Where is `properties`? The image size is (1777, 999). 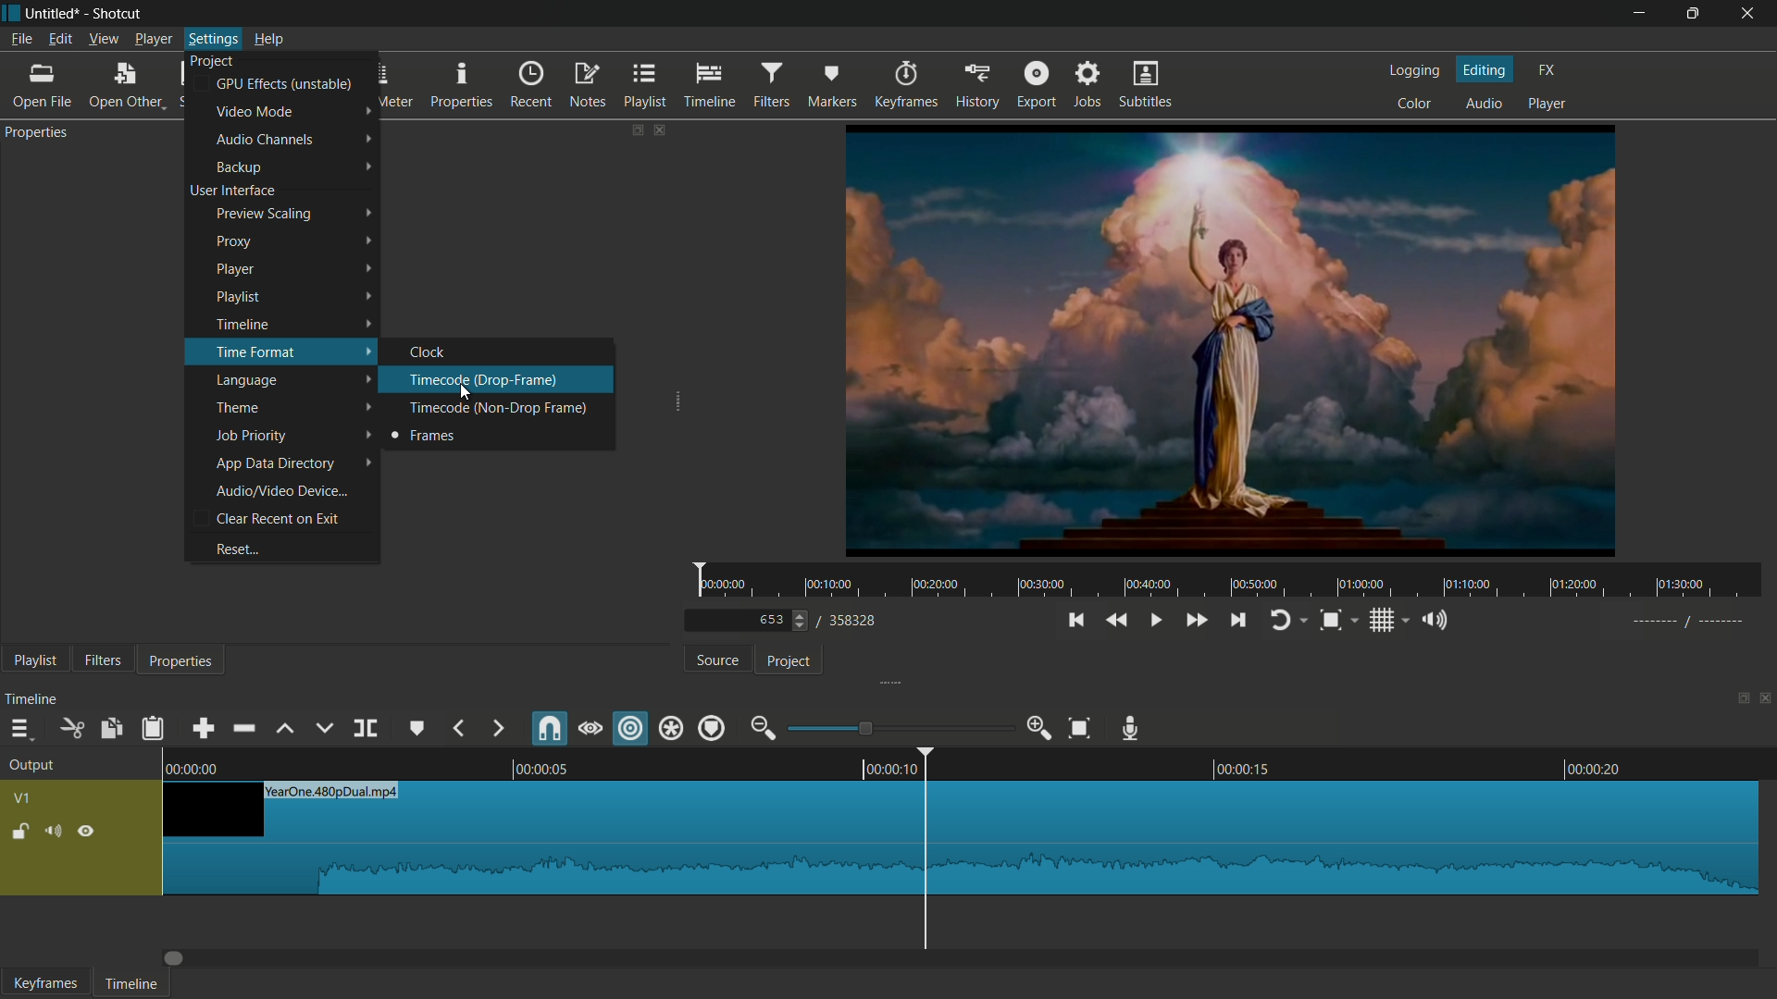
properties is located at coordinates (36, 132).